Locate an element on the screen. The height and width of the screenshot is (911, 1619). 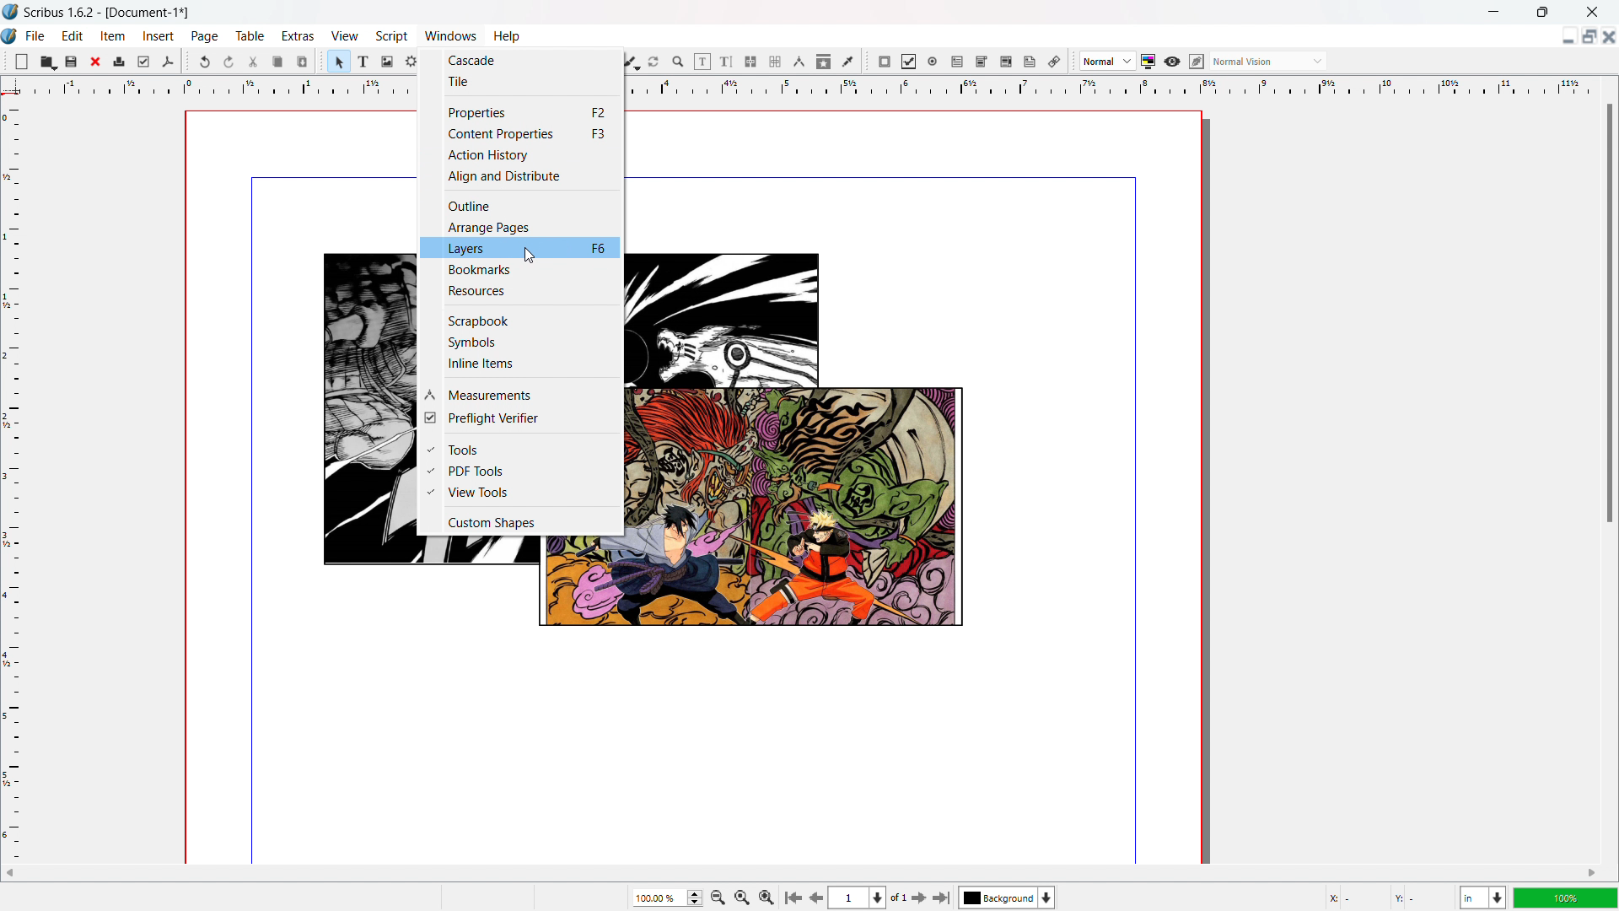
move toolbox is located at coordinates (1072, 62).